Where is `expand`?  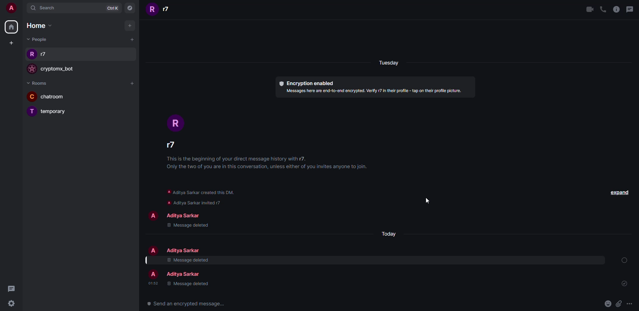 expand is located at coordinates (619, 192).